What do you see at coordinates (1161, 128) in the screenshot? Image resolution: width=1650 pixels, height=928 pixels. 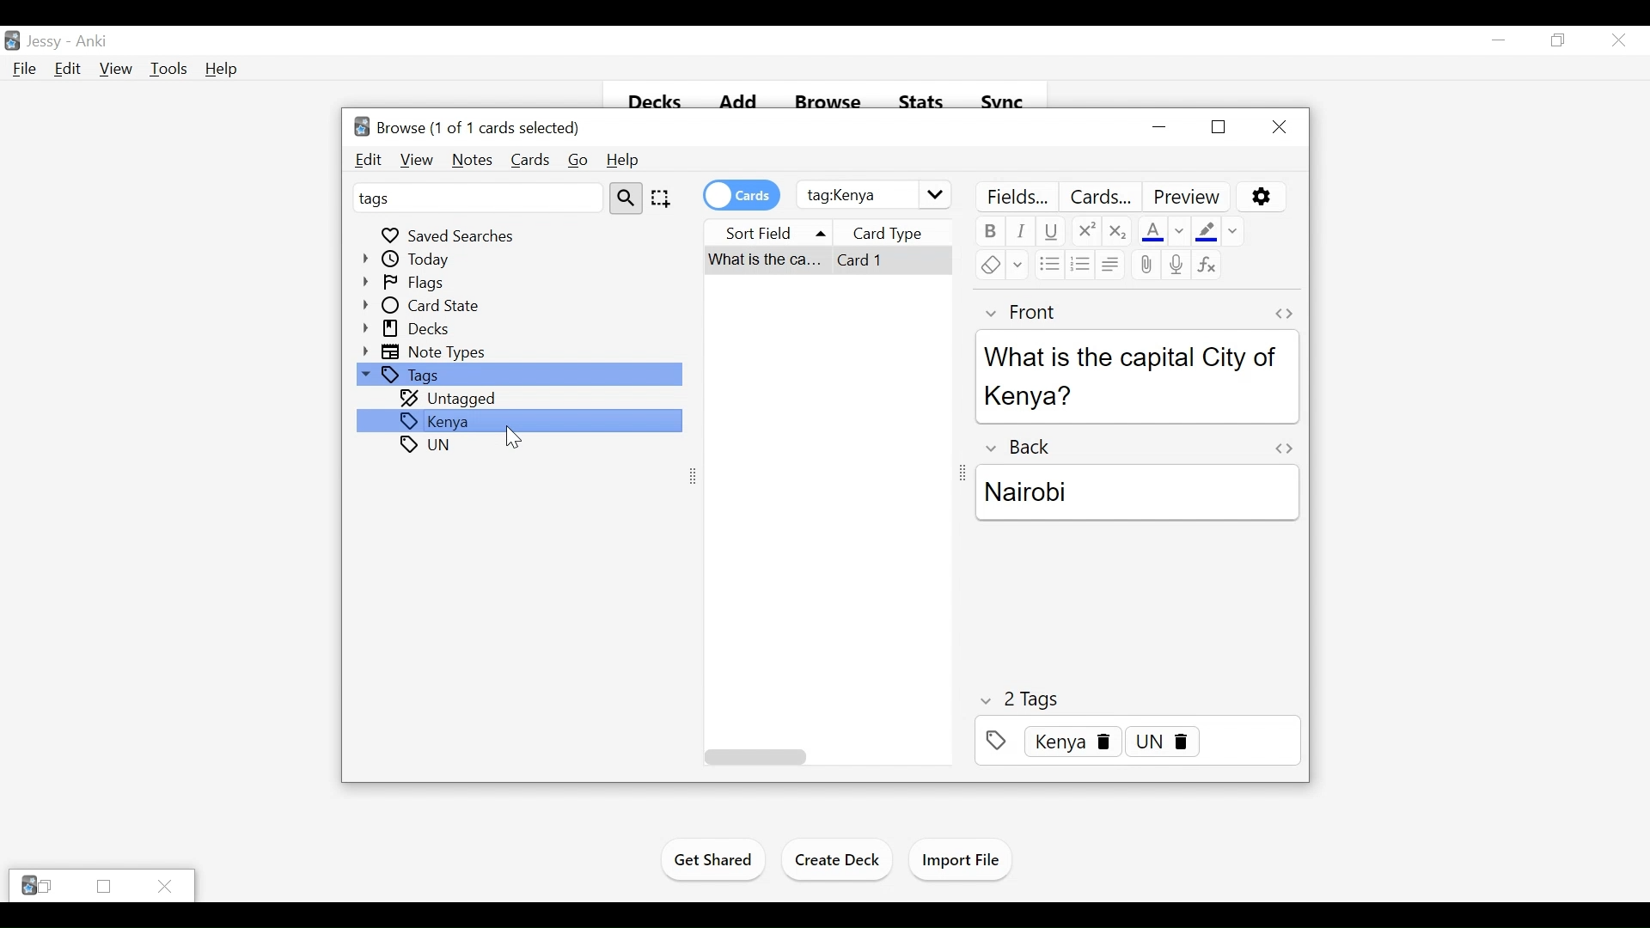 I see `minimize` at bounding box center [1161, 128].